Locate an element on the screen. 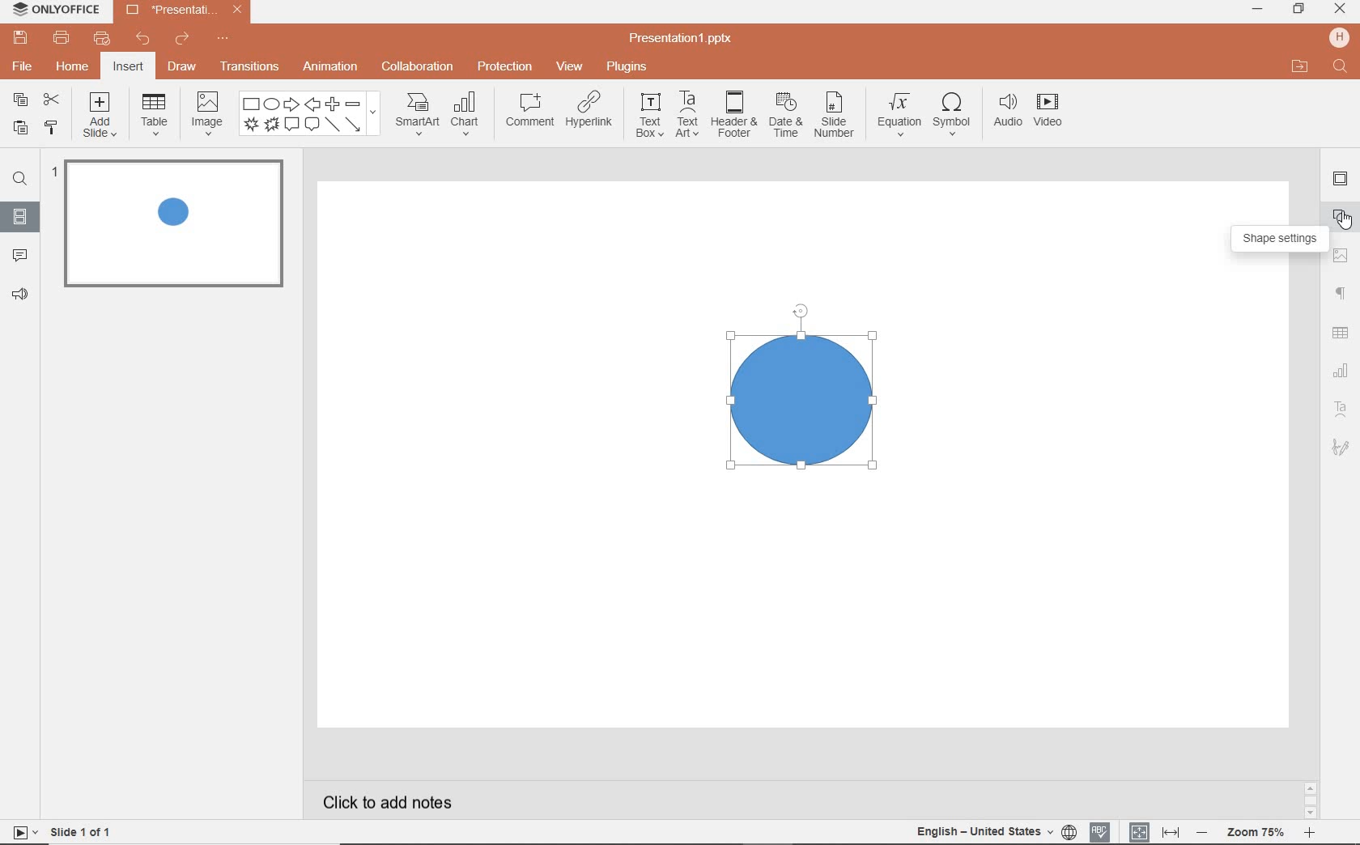 Image resolution: width=1360 pixels, height=845 pixels. click to add notes is located at coordinates (380, 801).